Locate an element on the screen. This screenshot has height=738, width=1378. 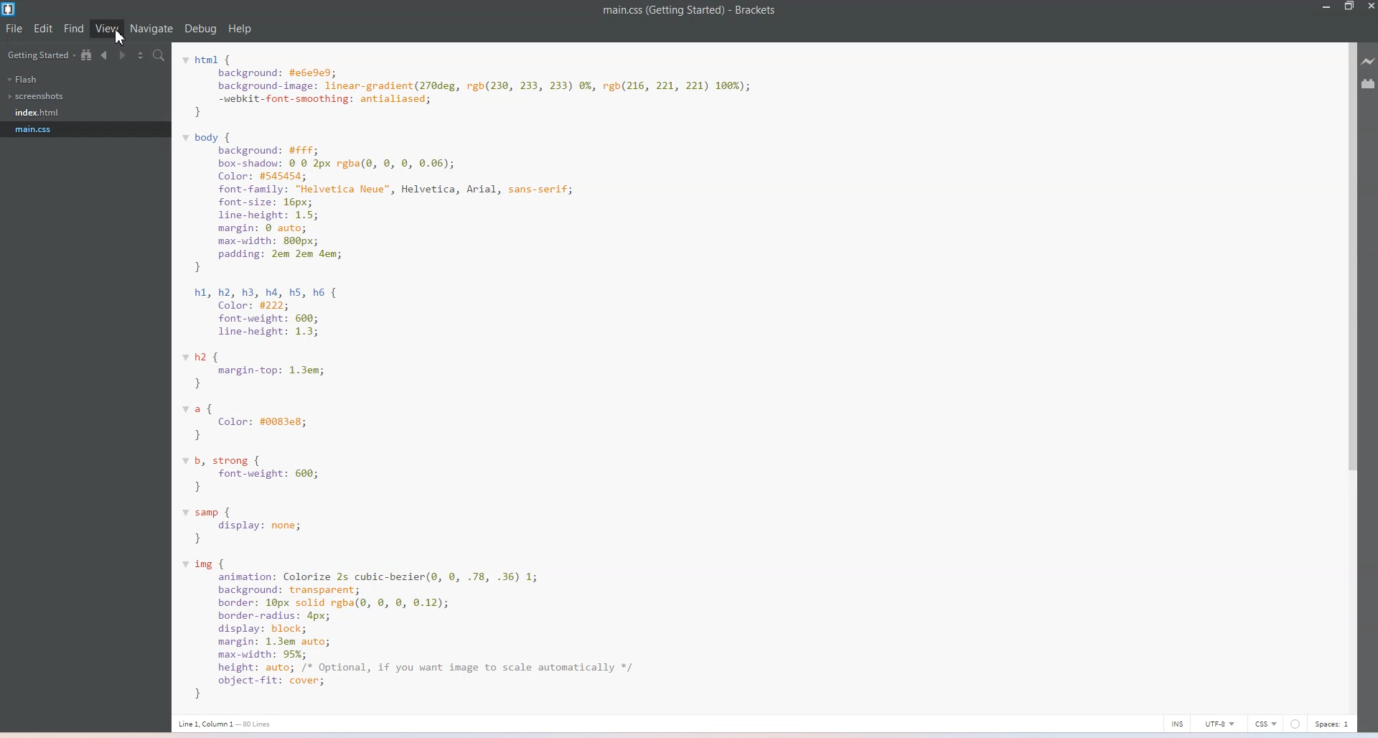
code is located at coordinates (484, 378).